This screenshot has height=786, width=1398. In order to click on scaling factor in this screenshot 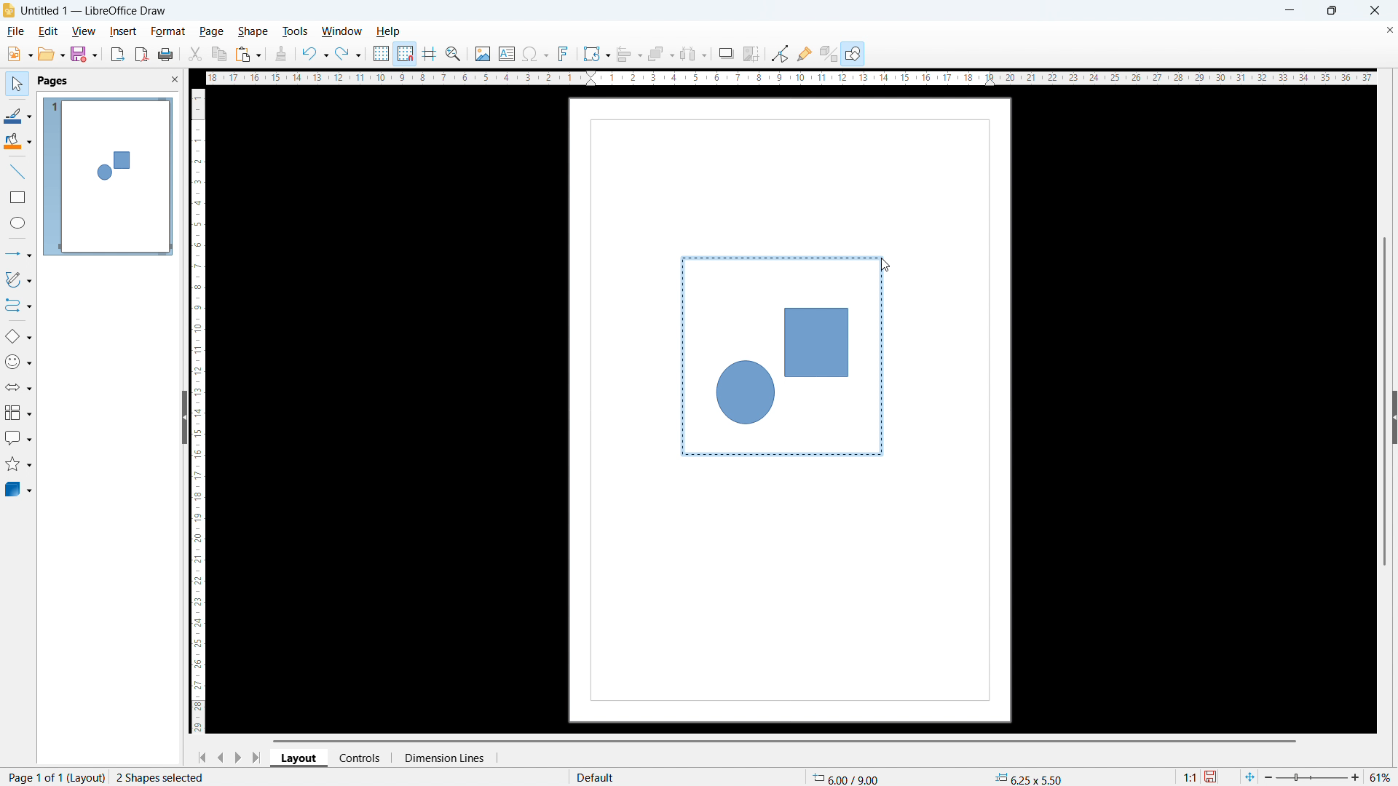, I will do `click(1191, 777)`.